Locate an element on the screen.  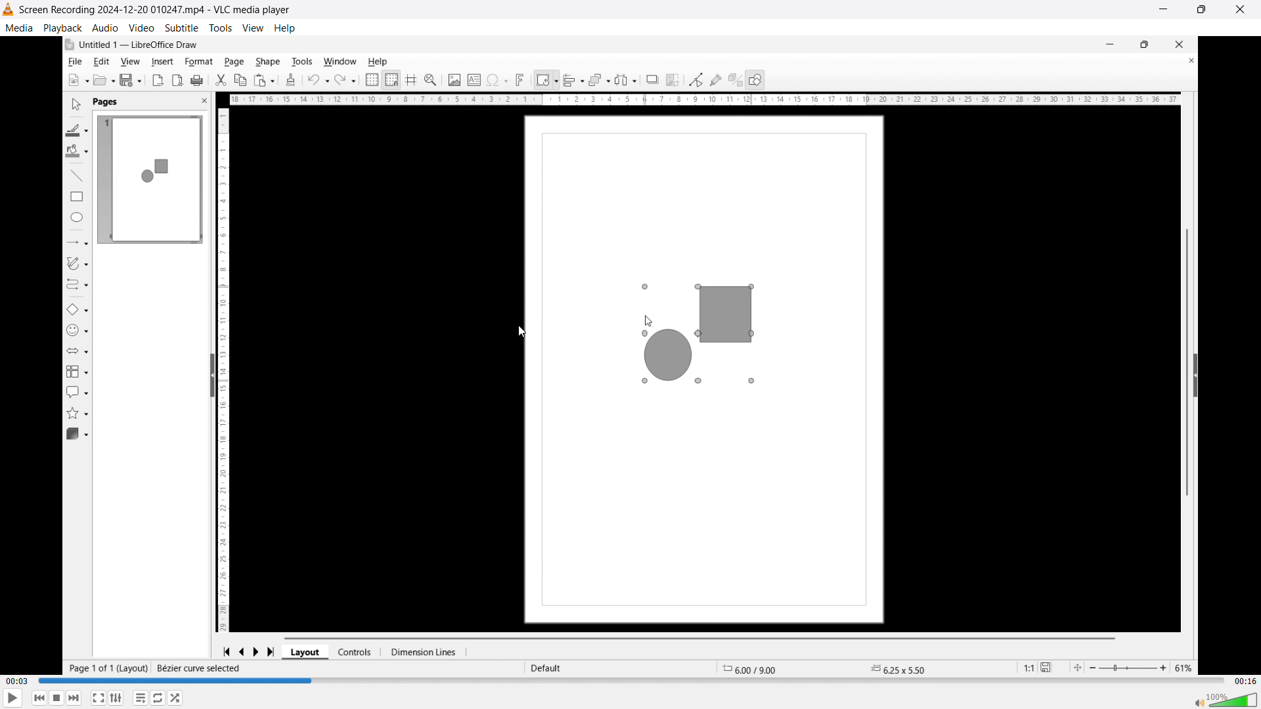
Show extended settings is located at coordinates (116, 698).